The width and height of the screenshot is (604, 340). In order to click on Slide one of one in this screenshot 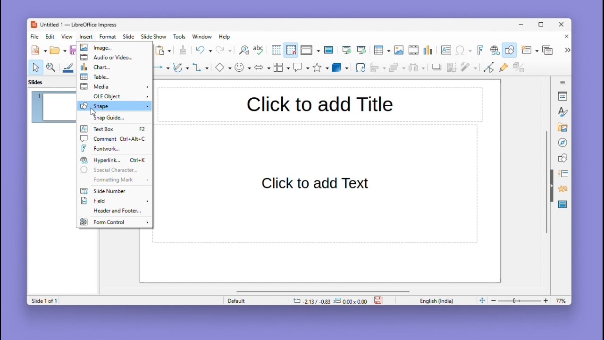, I will do `click(43, 301)`.